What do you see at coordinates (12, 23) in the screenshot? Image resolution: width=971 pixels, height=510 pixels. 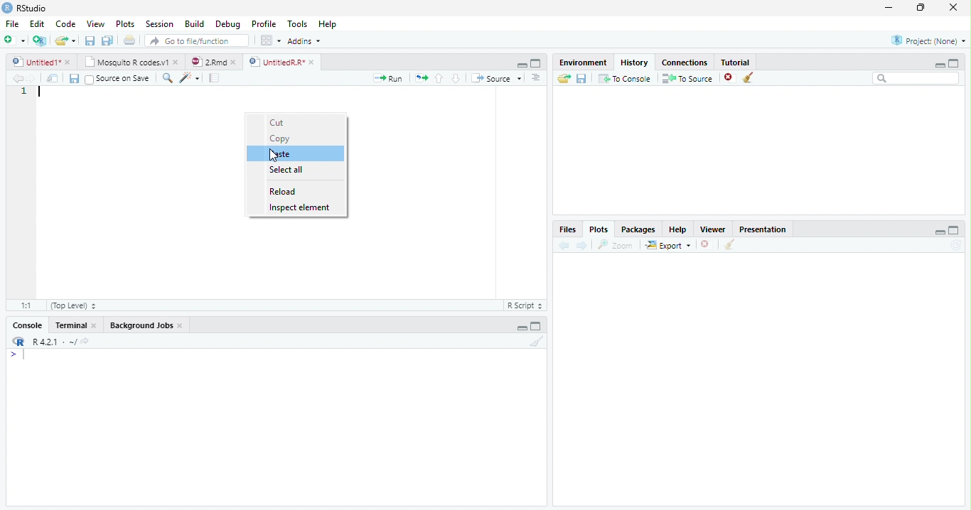 I see `File` at bounding box center [12, 23].